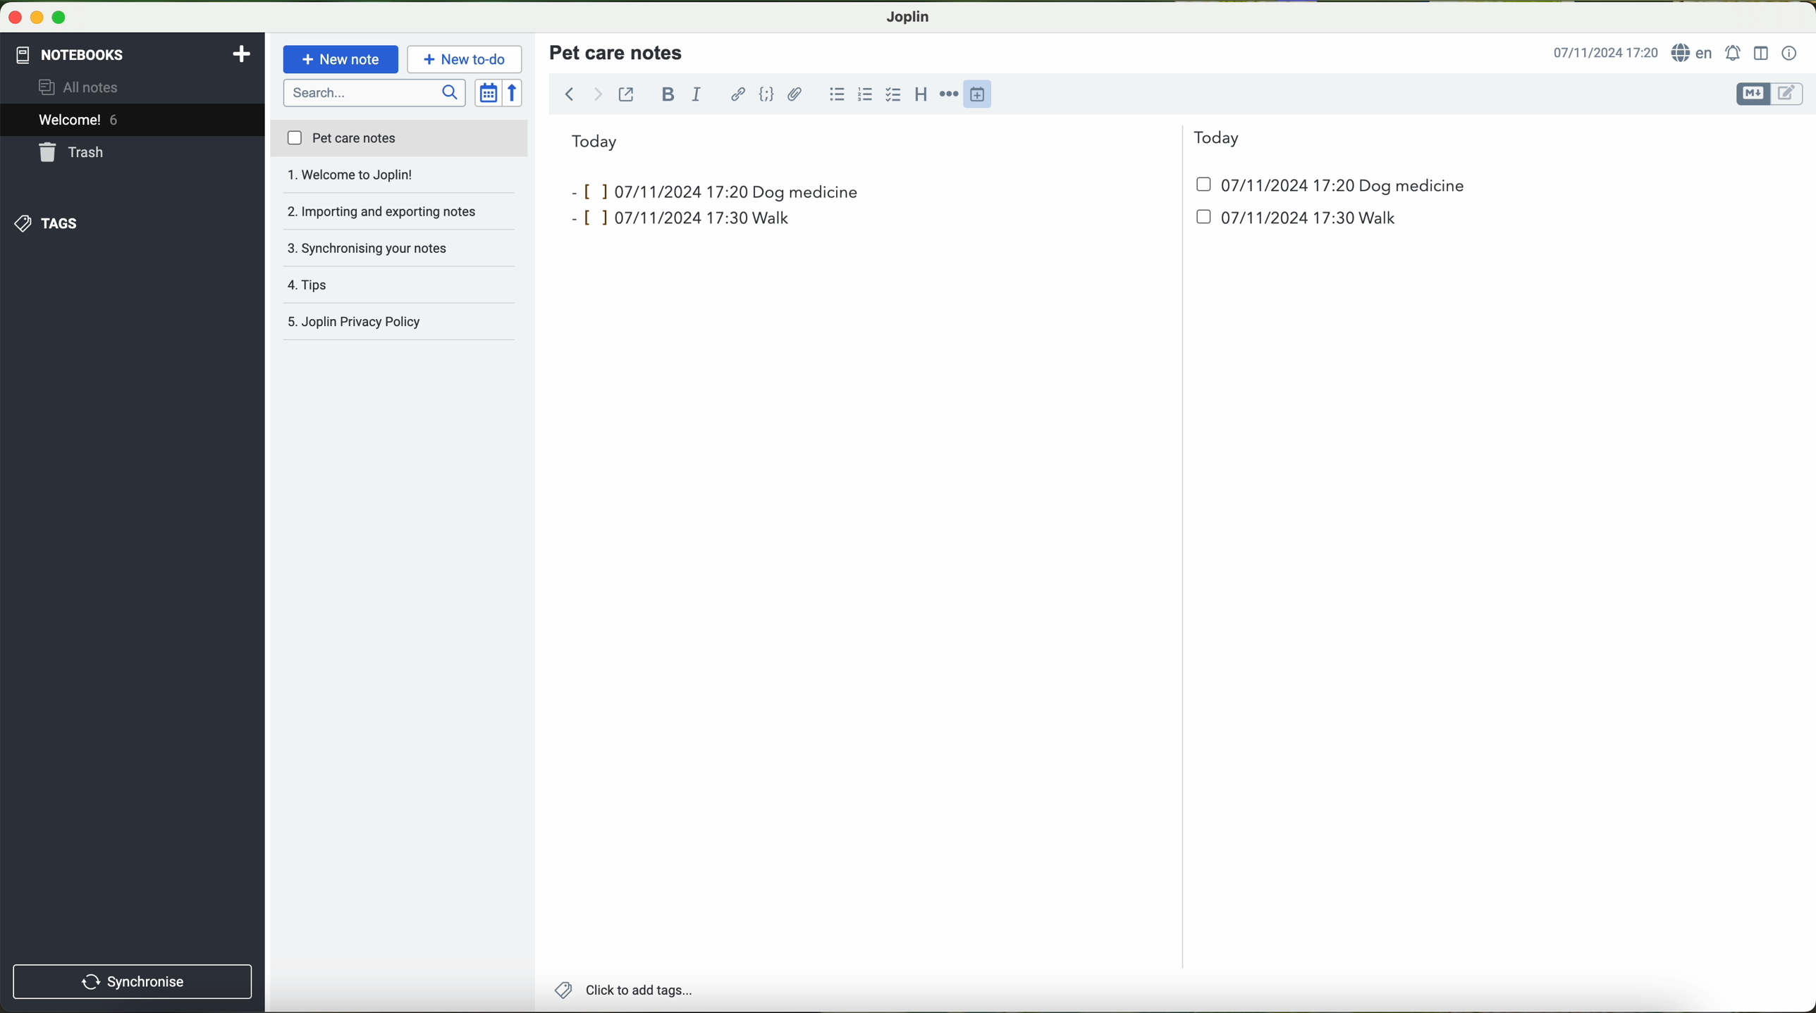 This screenshot has width=1816, height=1013. What do you see at coordinates (1264, 185) in the screenshot?
I see `date and hour` at bounding box center [1264, 185].